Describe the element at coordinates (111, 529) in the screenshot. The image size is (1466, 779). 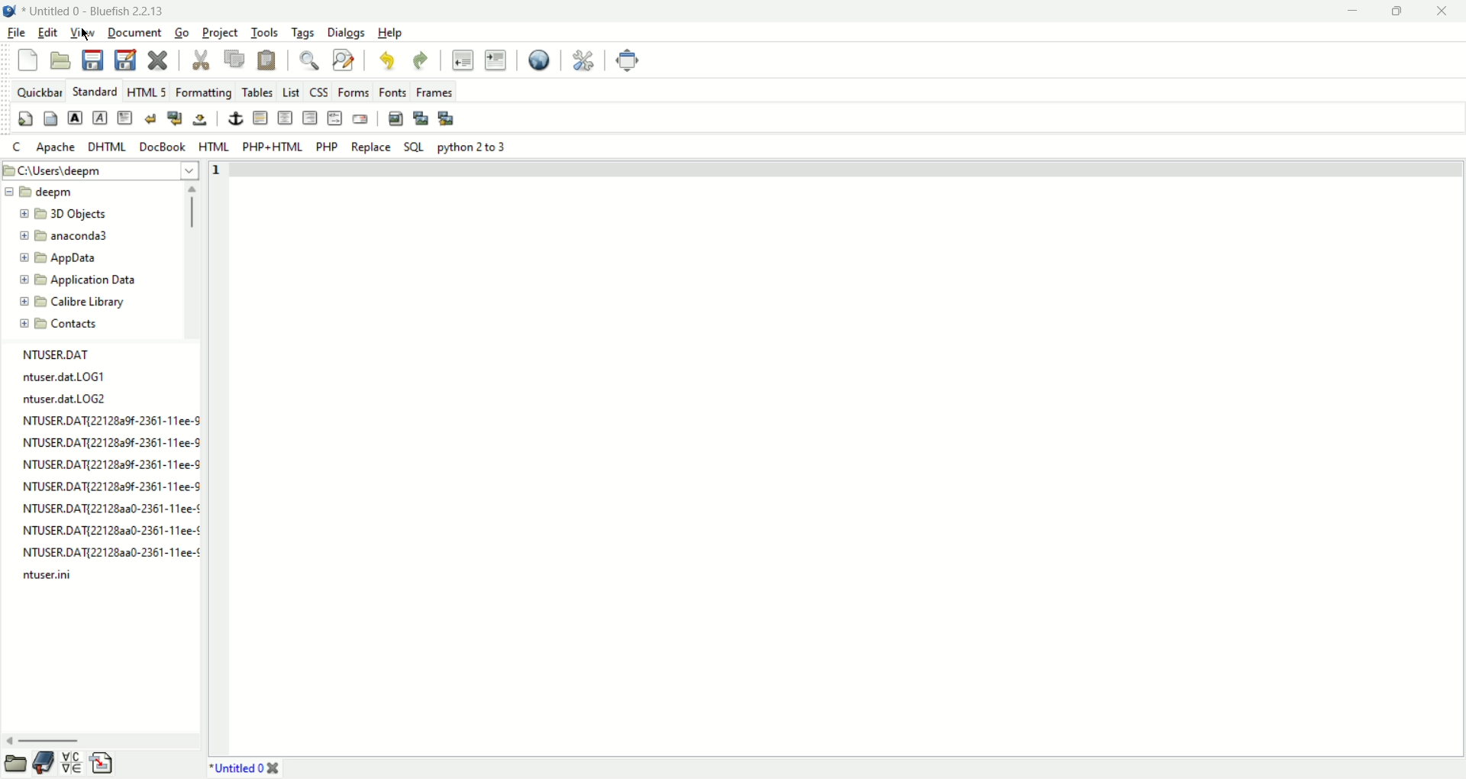
I see `NTUSER.DAT{22128aa0-2361-11ee-¢` at that location.